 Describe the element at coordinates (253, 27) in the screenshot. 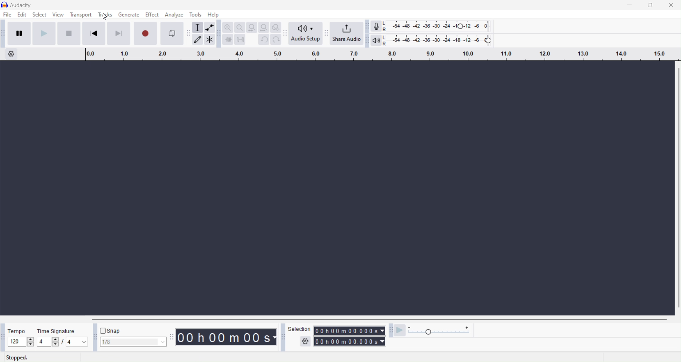

I see `Fit selection to width` at that location.